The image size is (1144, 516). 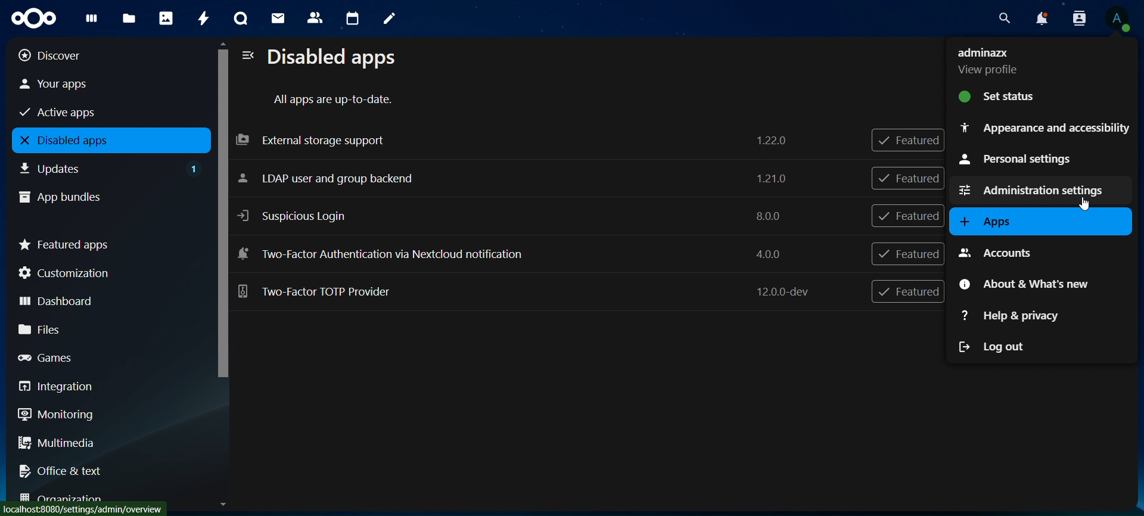 What do you see at coordinates (220, 224) in the screenshot?
I see `scrollbar` at bounding box center [220, 224].